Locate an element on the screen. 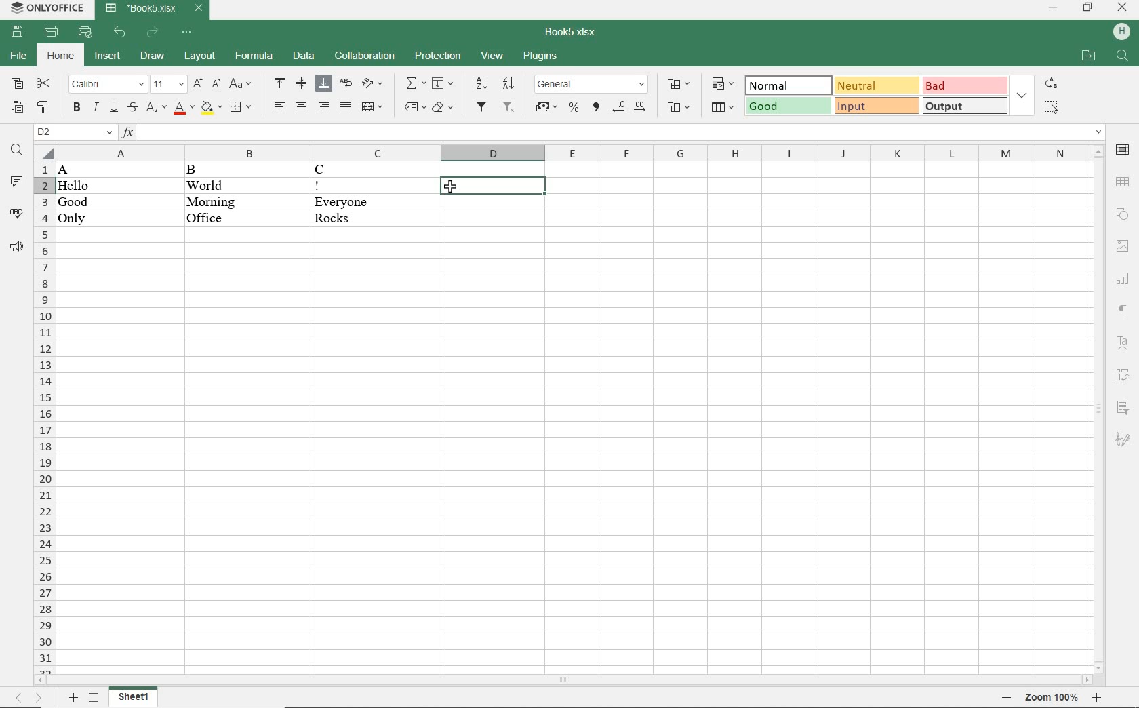 The height and width of the screenshot is (708, 1139). align right is located at coordinates (324, 108).